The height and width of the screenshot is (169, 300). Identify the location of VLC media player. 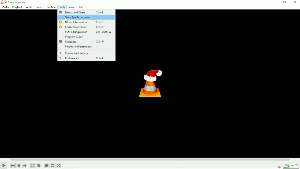
(14, 2).